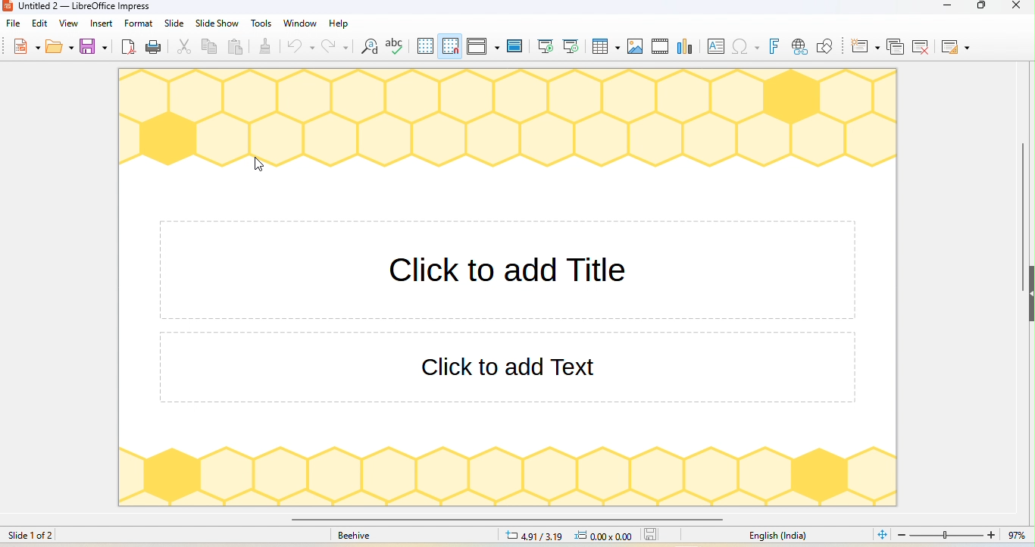 This screenshot has width=1035, height=547. What do you see at coordinates (983, 8) in the screenshot?
I see `maximize` at bounding box center [983, 8].